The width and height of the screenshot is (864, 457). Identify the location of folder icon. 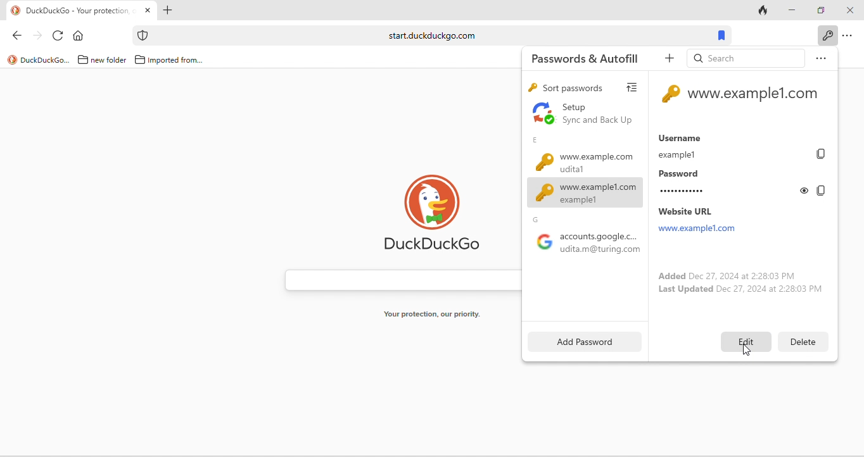
(83, 59).